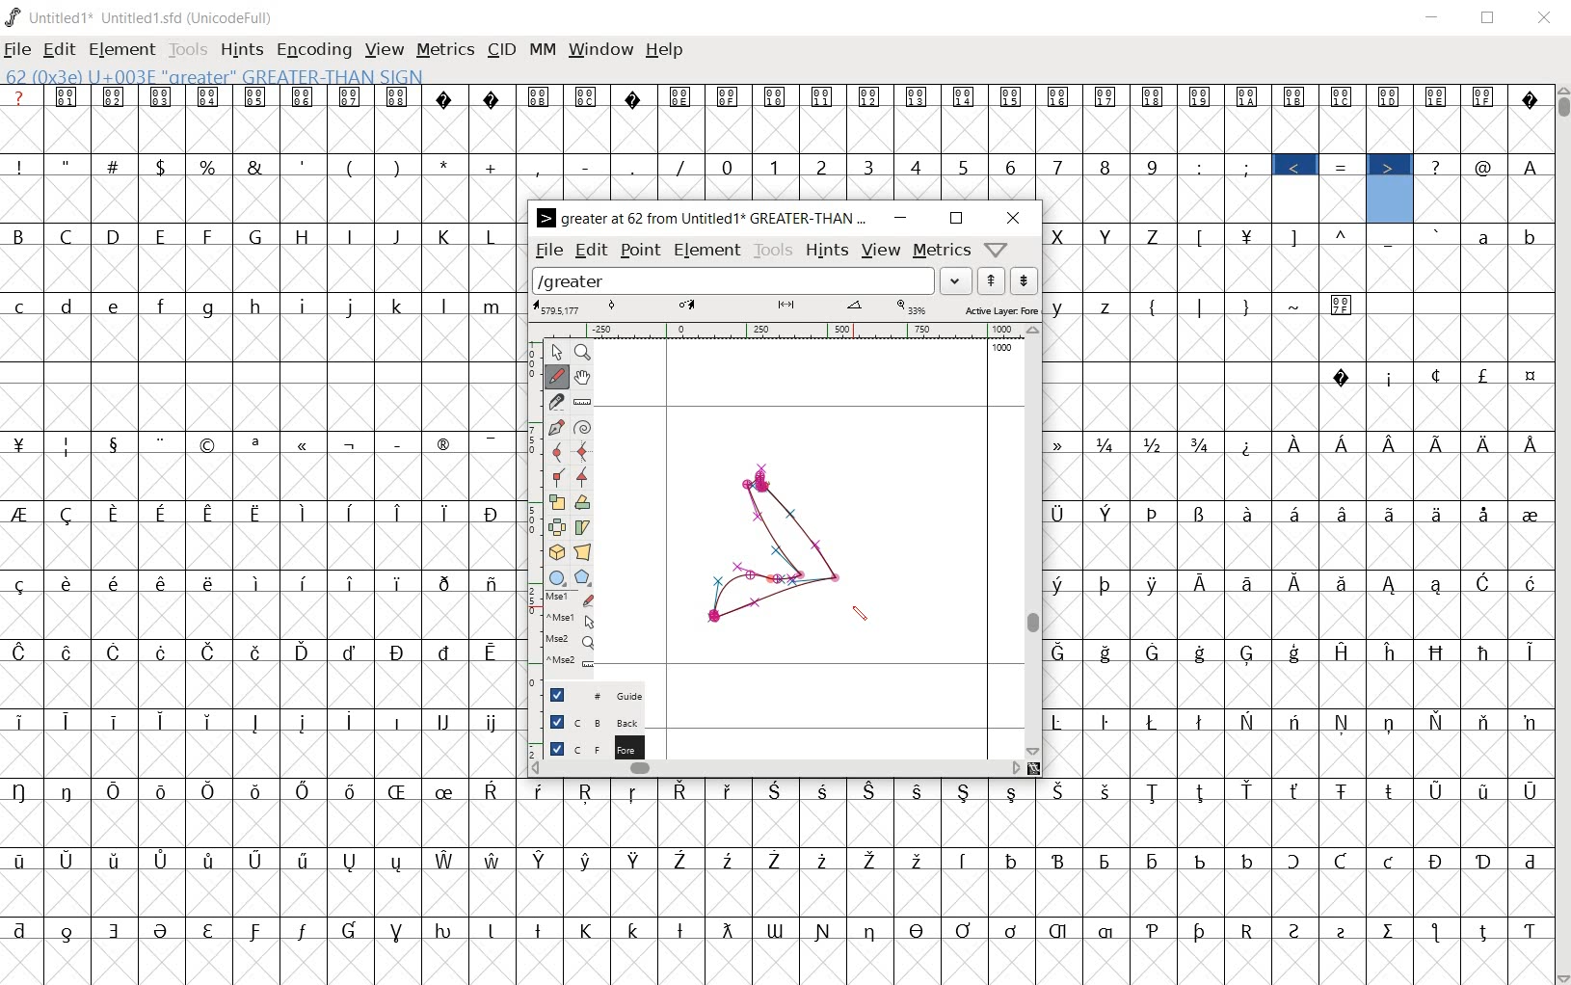 This screenshot has height=985, width=1571. Describe the element at coordinates (1484, 151) in the screenshot. I see `glyps` at that location.